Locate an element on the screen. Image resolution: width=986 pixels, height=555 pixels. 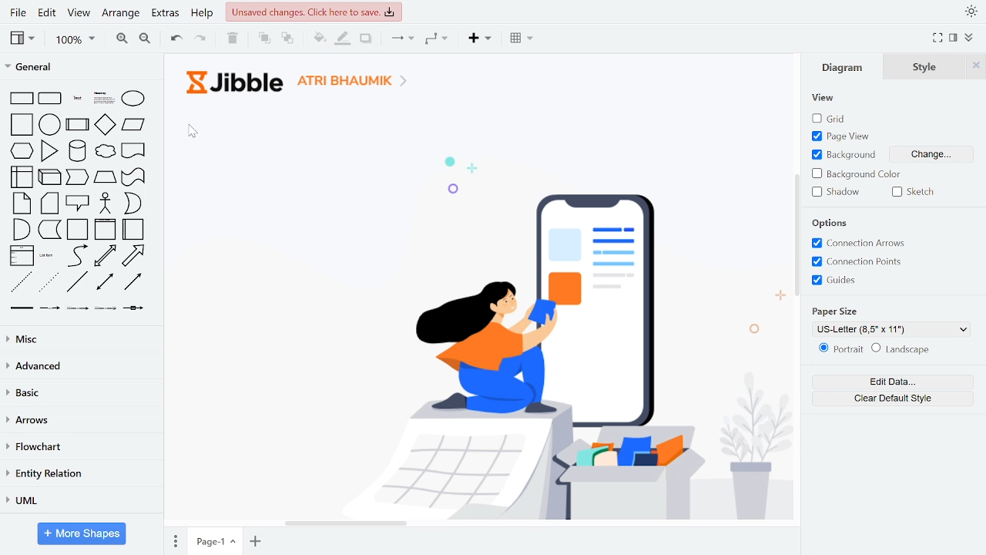
full screen is located at coordinates (939, 38).